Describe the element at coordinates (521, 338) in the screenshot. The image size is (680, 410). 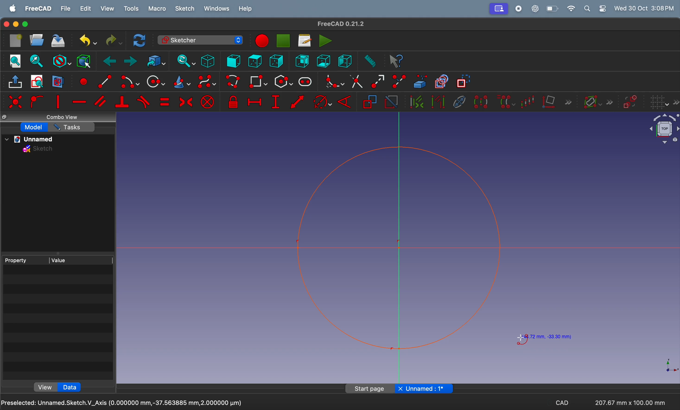
I see `cursor` at that location.